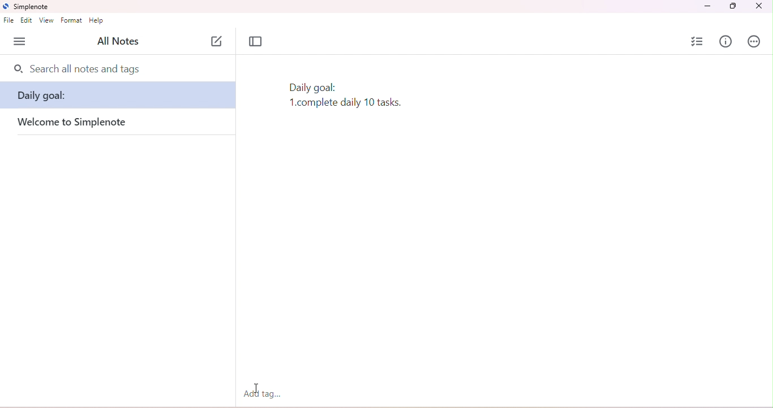 Image resolution: width=773 pixels, height=408 pixels. Describe the element at coordinates (217, 41) in the screenshot. I see `new note` at that location.